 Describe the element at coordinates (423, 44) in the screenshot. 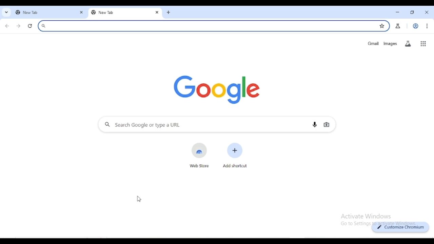

I see `google apps` at that location.